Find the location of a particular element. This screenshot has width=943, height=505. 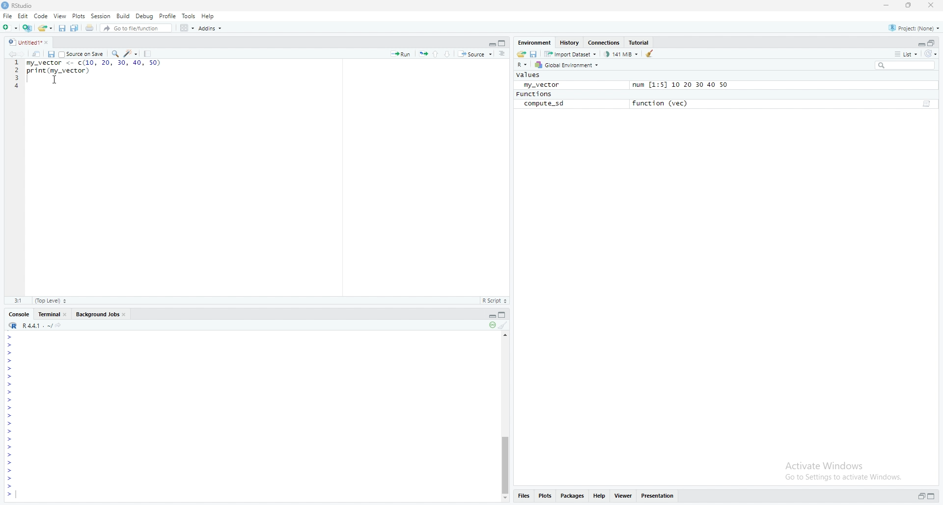

Values is located at coordinates (529, 75).